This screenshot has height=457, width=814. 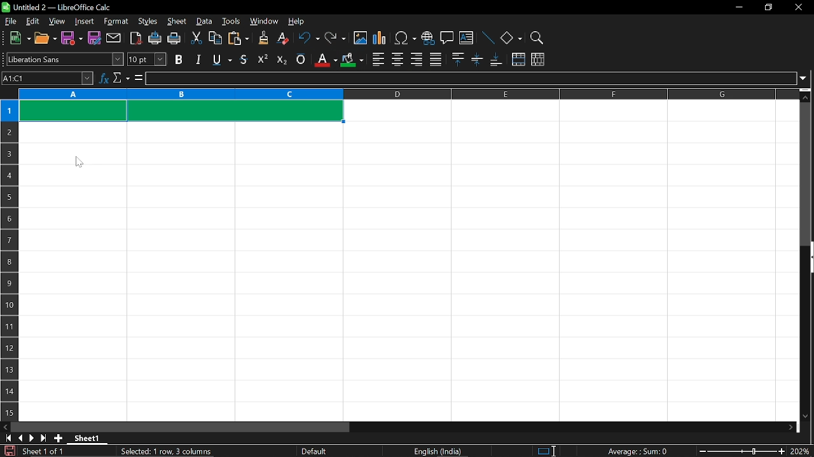 What do you see at coordinates (263, 59) in the screenshot?
I see `supercript` at bounding box center [263, 59].